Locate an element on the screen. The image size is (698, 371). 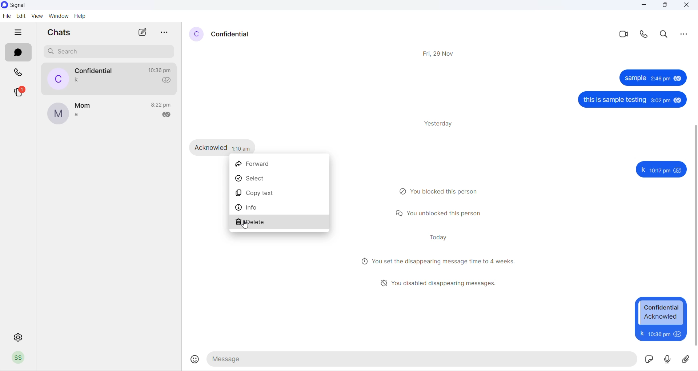
Confidential Acknowled is located at coordinates (661, 312).